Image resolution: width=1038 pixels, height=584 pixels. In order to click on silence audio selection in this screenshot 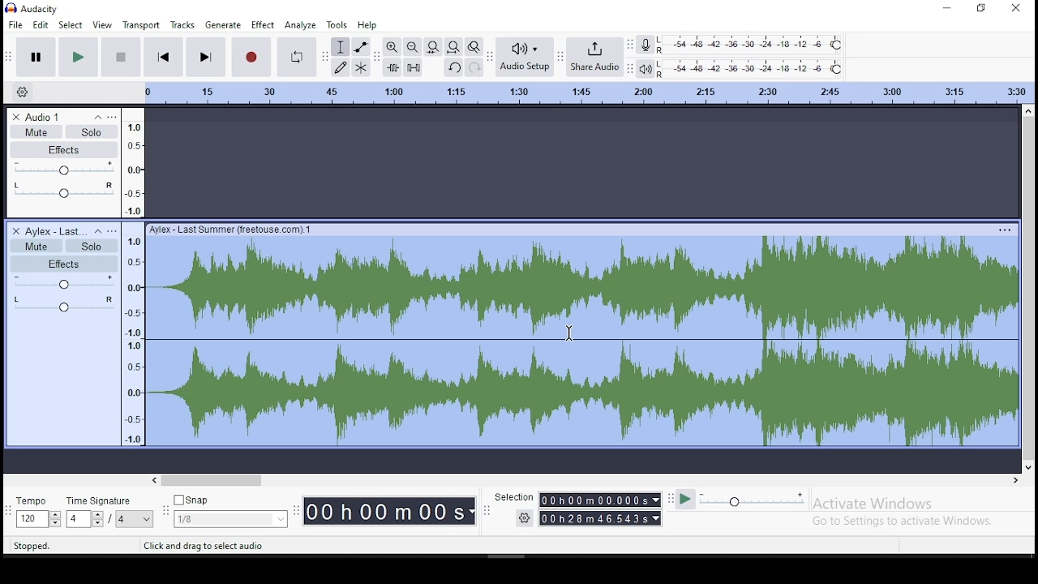, I will do `click(414, 67)`.